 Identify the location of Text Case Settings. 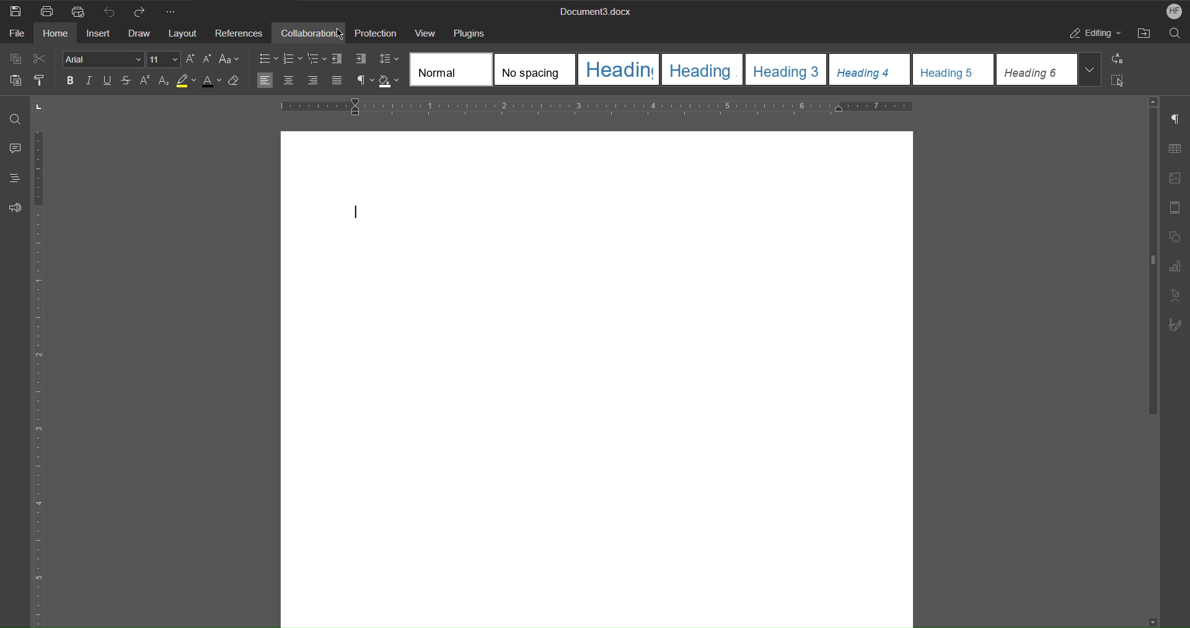
(229, 59).